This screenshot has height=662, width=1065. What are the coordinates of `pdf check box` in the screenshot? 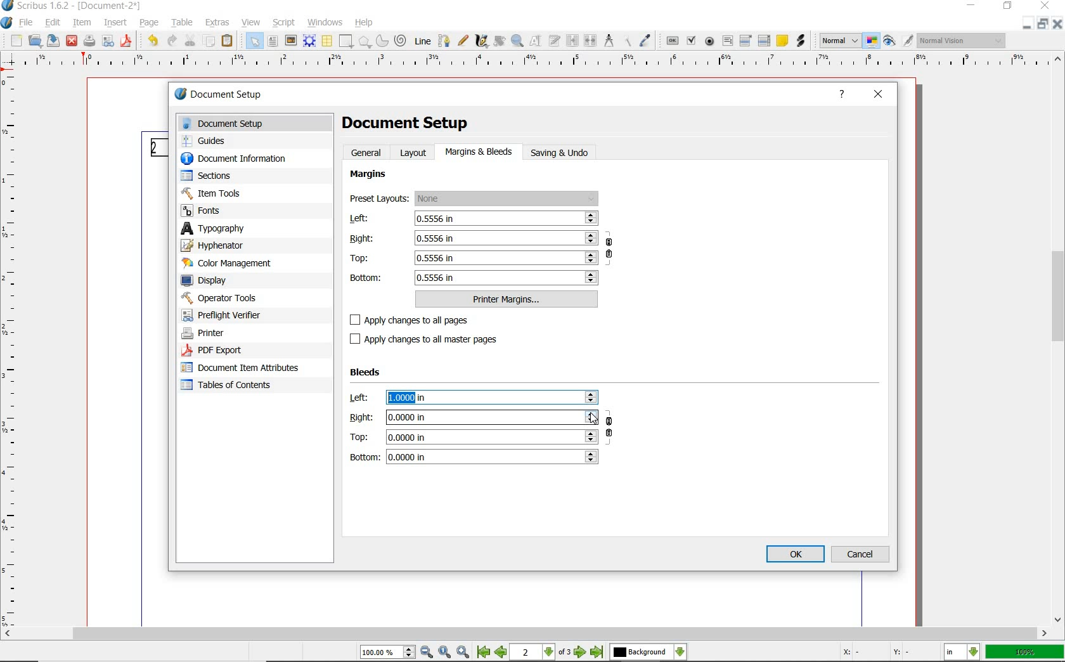 It's located at (692, 42).